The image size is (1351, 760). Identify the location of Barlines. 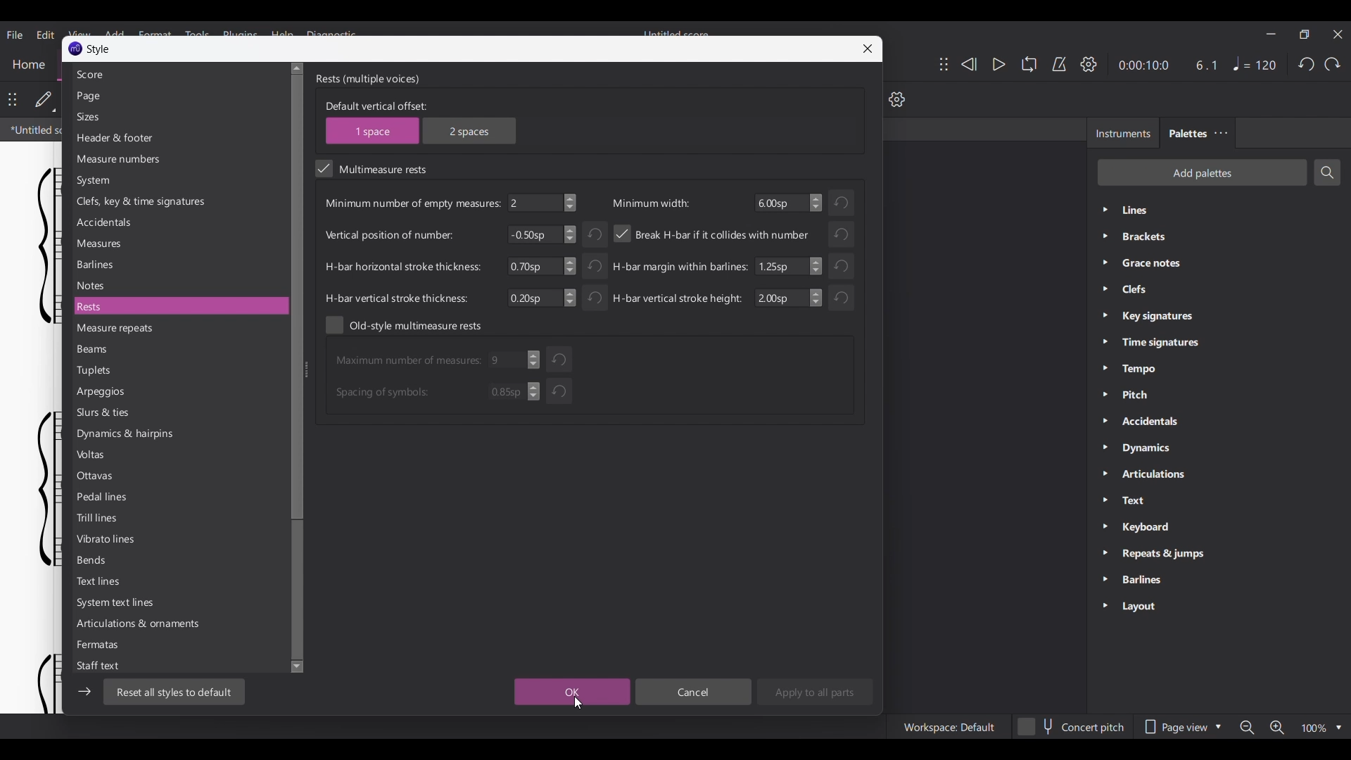
(179, 265).